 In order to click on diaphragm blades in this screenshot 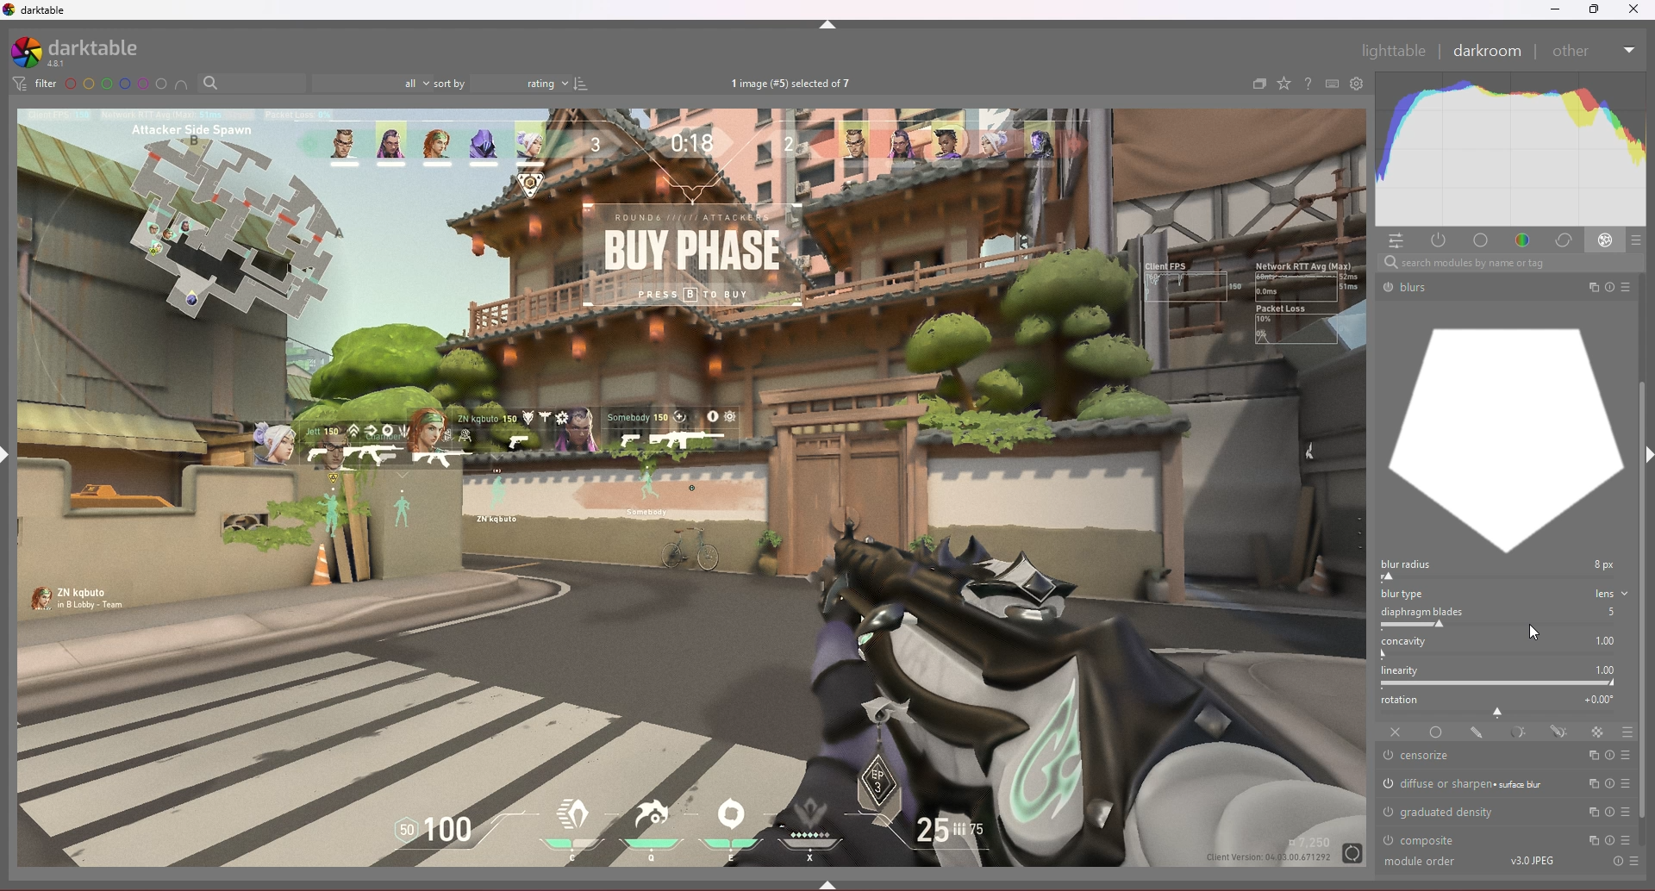, I will do `click(1503, 618)`.